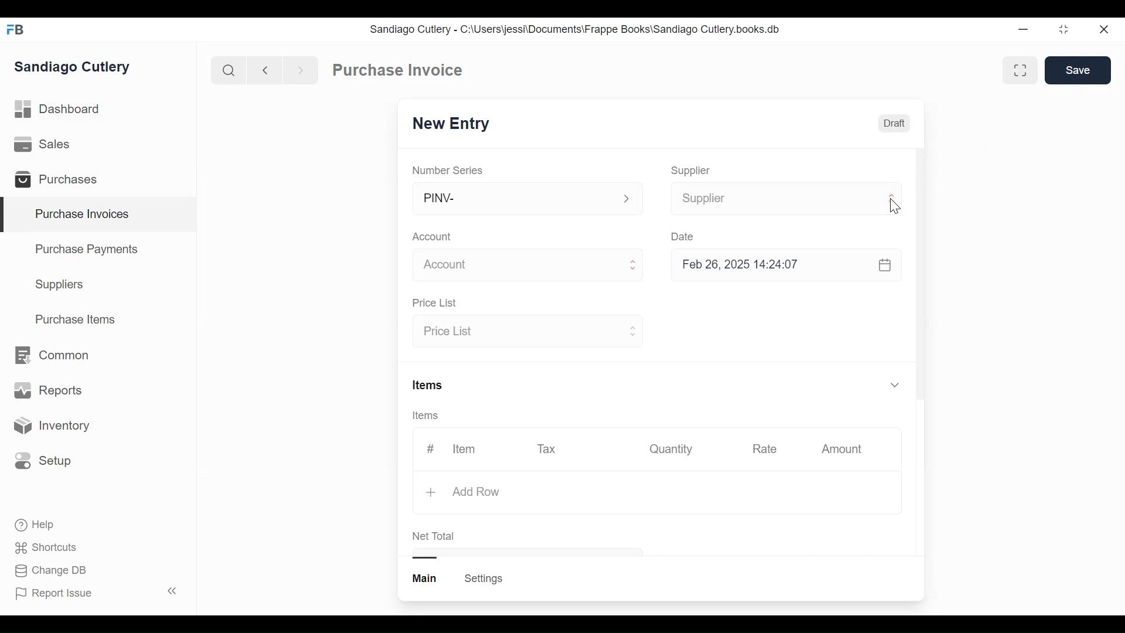  I want to click on Supplier, so click(691, 171).